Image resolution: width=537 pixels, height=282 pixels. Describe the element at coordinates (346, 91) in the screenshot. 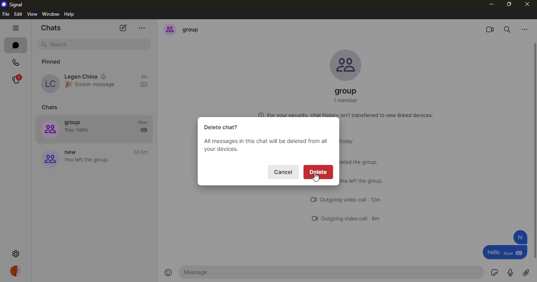

I see `group` at that location.